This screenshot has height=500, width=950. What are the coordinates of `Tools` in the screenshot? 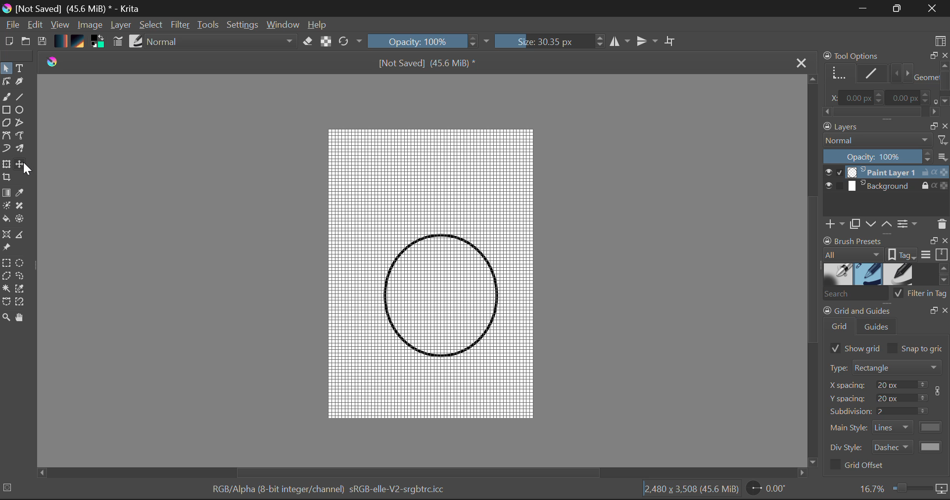 It's located at (209, 26).